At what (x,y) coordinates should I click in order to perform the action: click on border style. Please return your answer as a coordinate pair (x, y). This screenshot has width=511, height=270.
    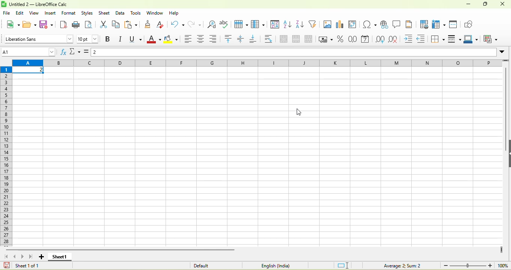
    Looking at the image, I should click on (454, 39).